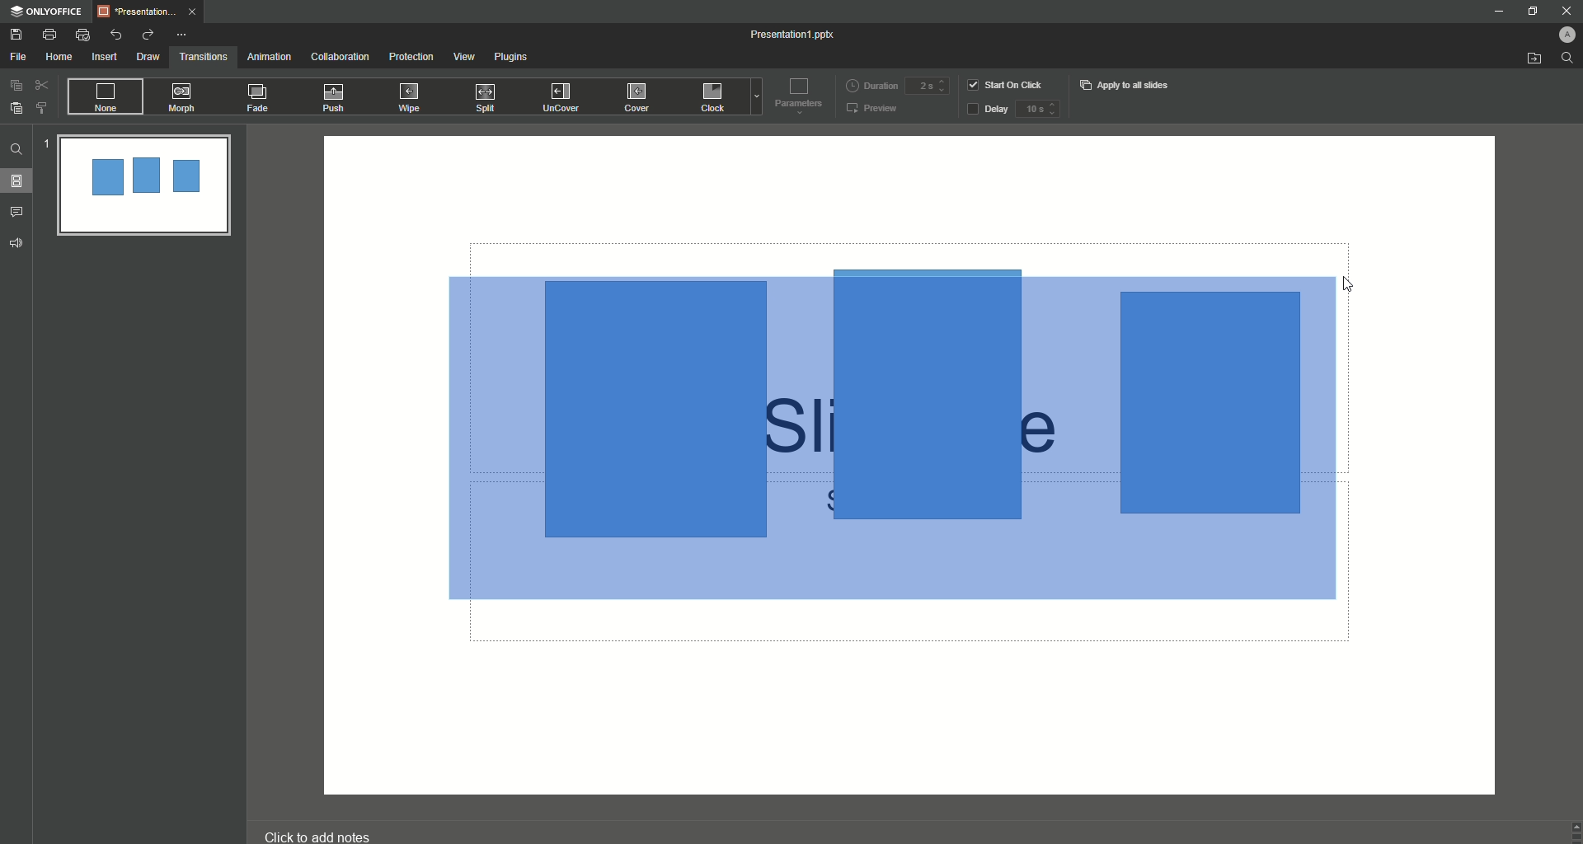 This screenshot has width=1583, height=844. What do you see at coordinates (184, 35) in the screenshot?
I see `More Options` at bounding box center [184, 35].